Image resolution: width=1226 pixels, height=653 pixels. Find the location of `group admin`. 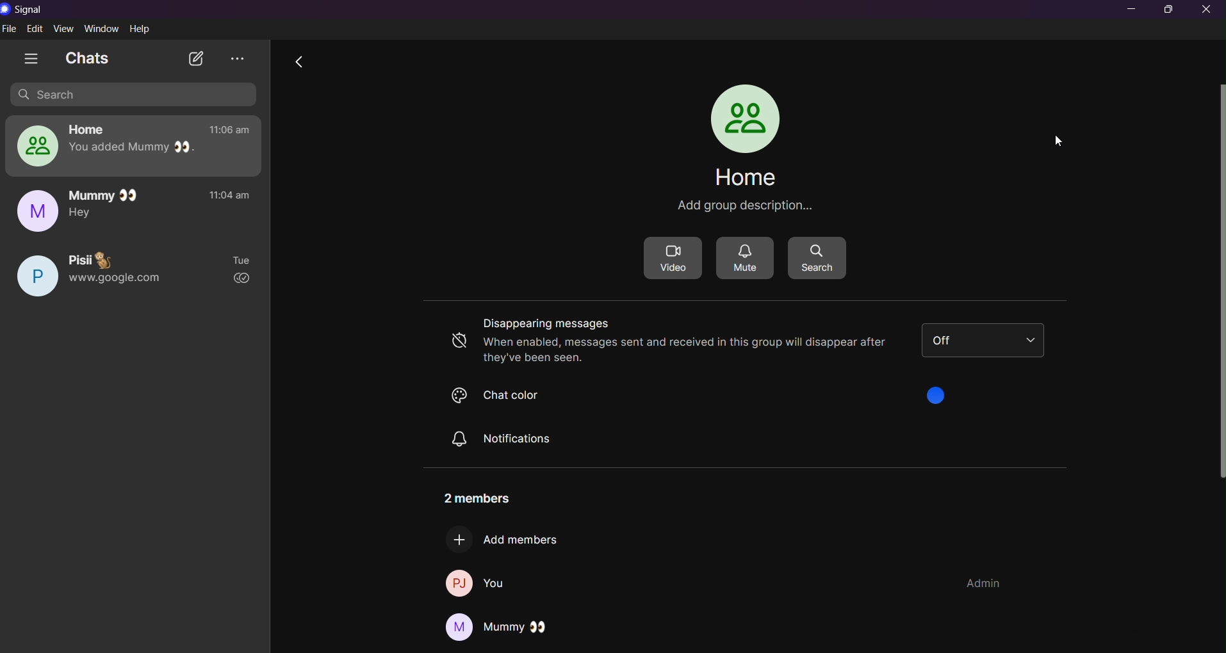

group admin is located at coordinates (986, 584).